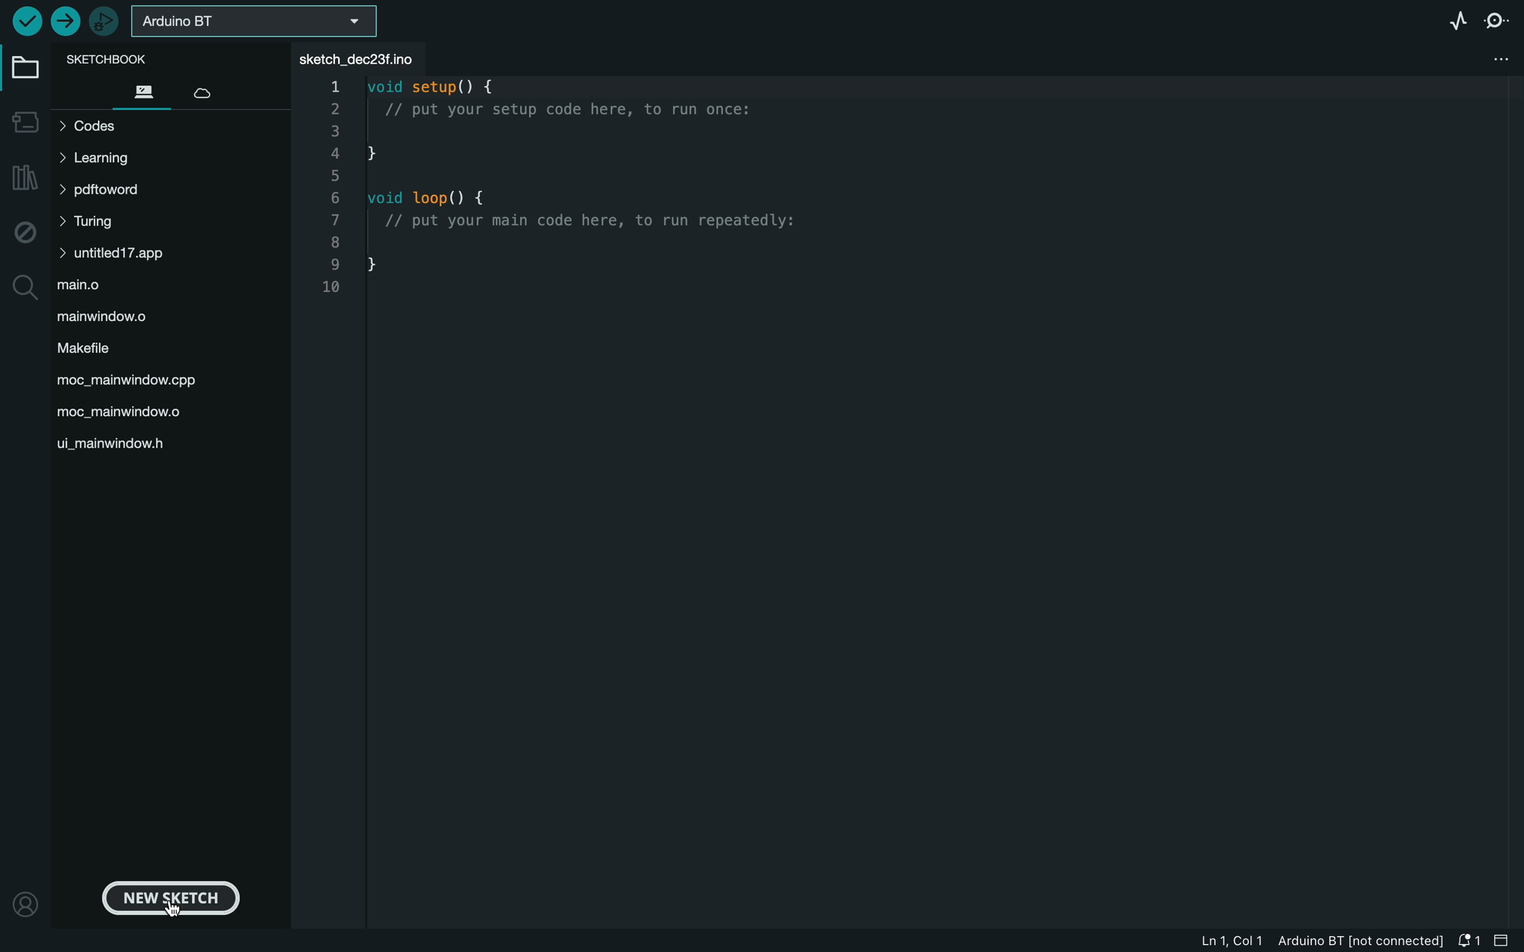 This screenshot has width=1524, height=952. What do you see at coordinates (124, 318) in the screenshot?
I see `main window` at bounding box center [124, 318].